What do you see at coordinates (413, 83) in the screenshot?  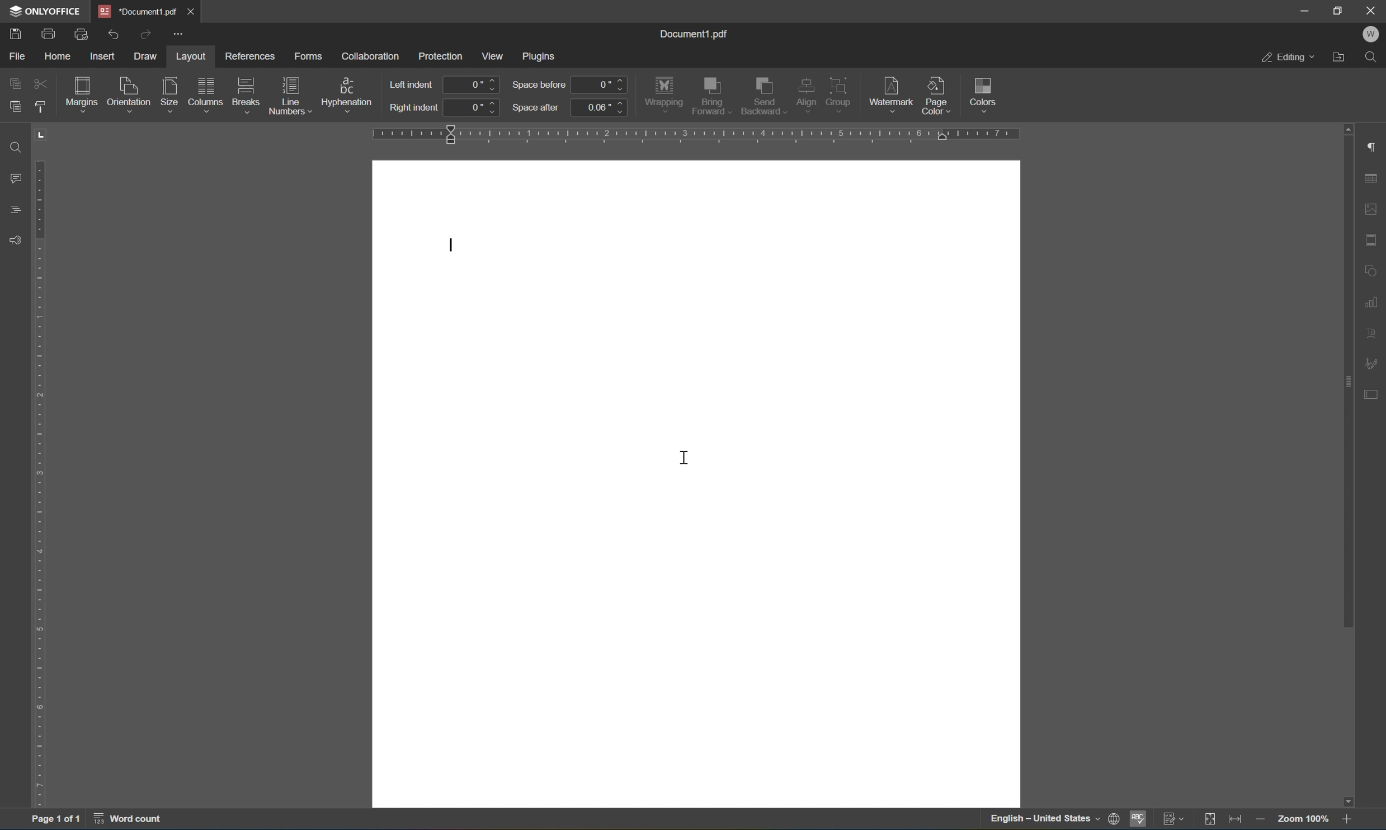 I see `left indent` at bounding box center [413, 83].